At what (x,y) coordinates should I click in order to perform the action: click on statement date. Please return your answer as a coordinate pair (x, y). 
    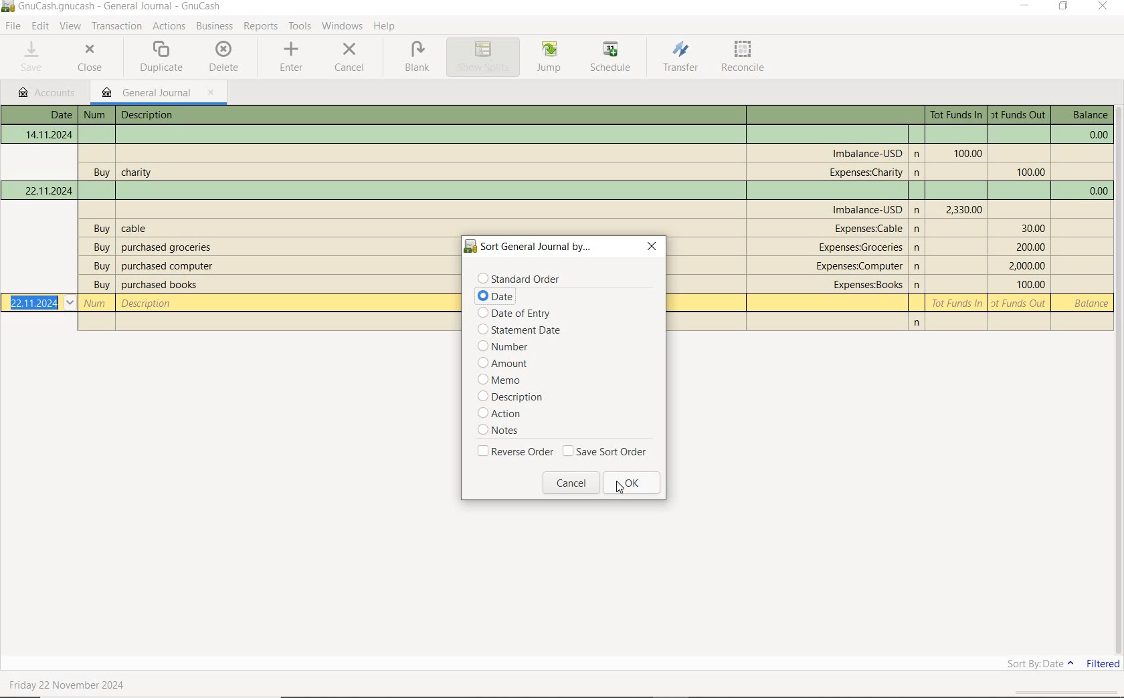
    Looking at the image, I should click on (515, 331).